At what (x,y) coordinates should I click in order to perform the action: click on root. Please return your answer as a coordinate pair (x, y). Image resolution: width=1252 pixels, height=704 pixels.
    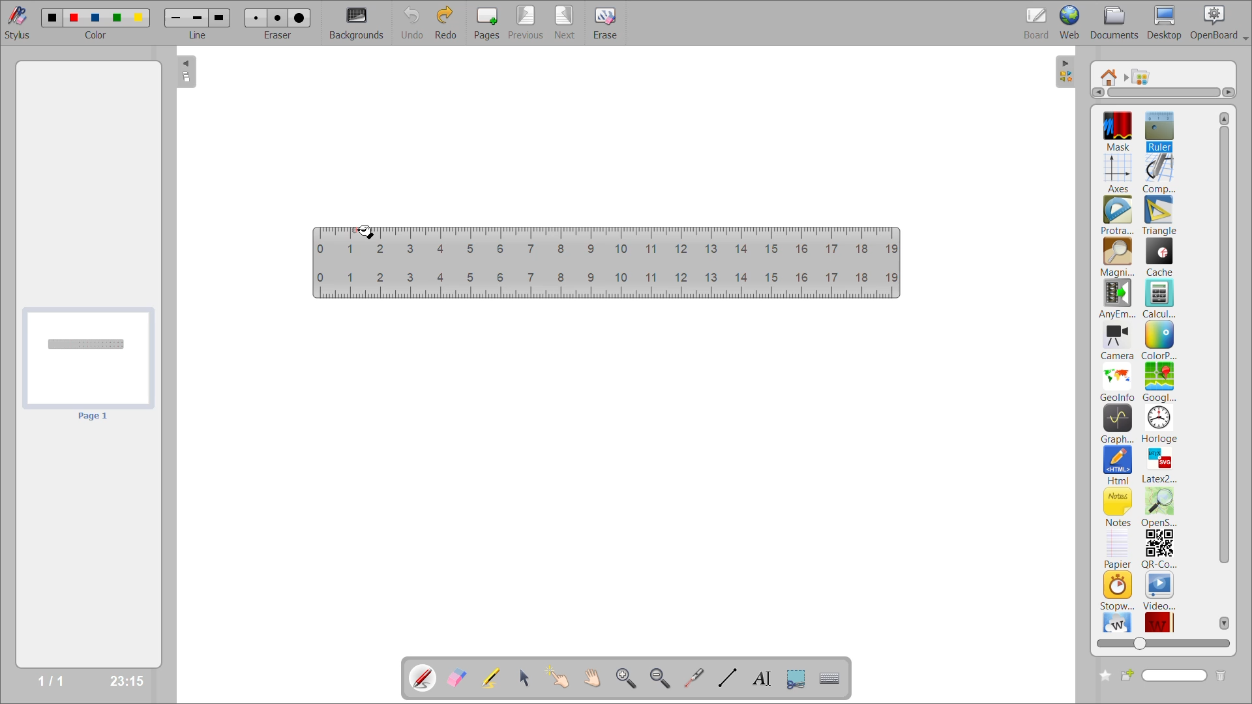
    Looking at the image, I should click on (1110, 77).